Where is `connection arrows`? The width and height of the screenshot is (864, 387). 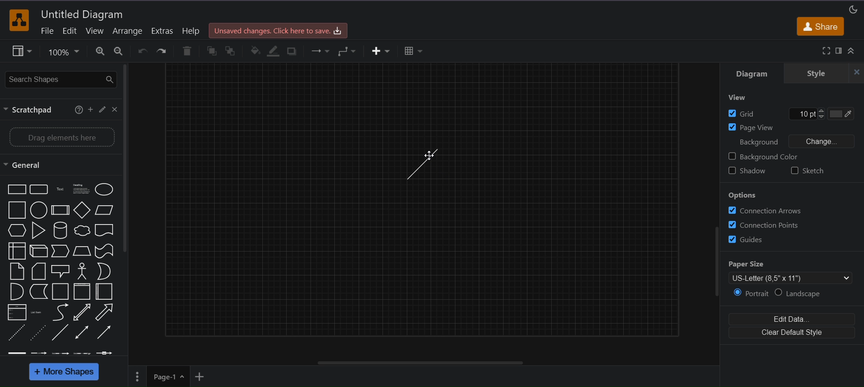 connection arrows is located at coordinates (765, 211).